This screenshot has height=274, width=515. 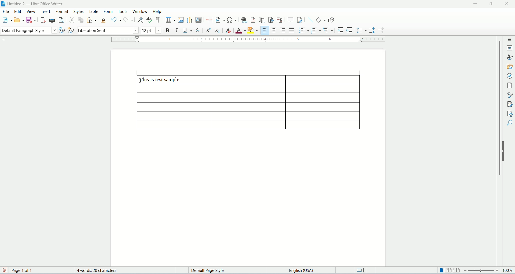 I want to click on insert special characters, so click(x=231, y=20).